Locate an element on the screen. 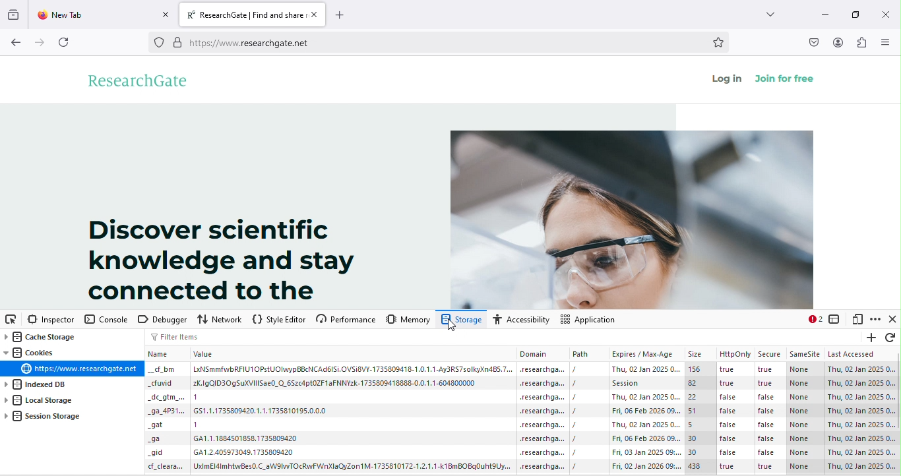 This screenshot has width=901, height=476.  is located at coordinates (166, 396).